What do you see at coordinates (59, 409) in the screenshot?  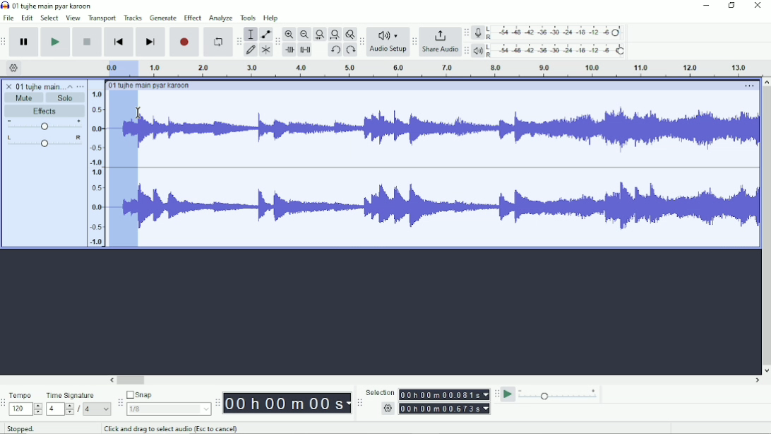 I see `Tempo Signature range` at bounding box center [59, 409].